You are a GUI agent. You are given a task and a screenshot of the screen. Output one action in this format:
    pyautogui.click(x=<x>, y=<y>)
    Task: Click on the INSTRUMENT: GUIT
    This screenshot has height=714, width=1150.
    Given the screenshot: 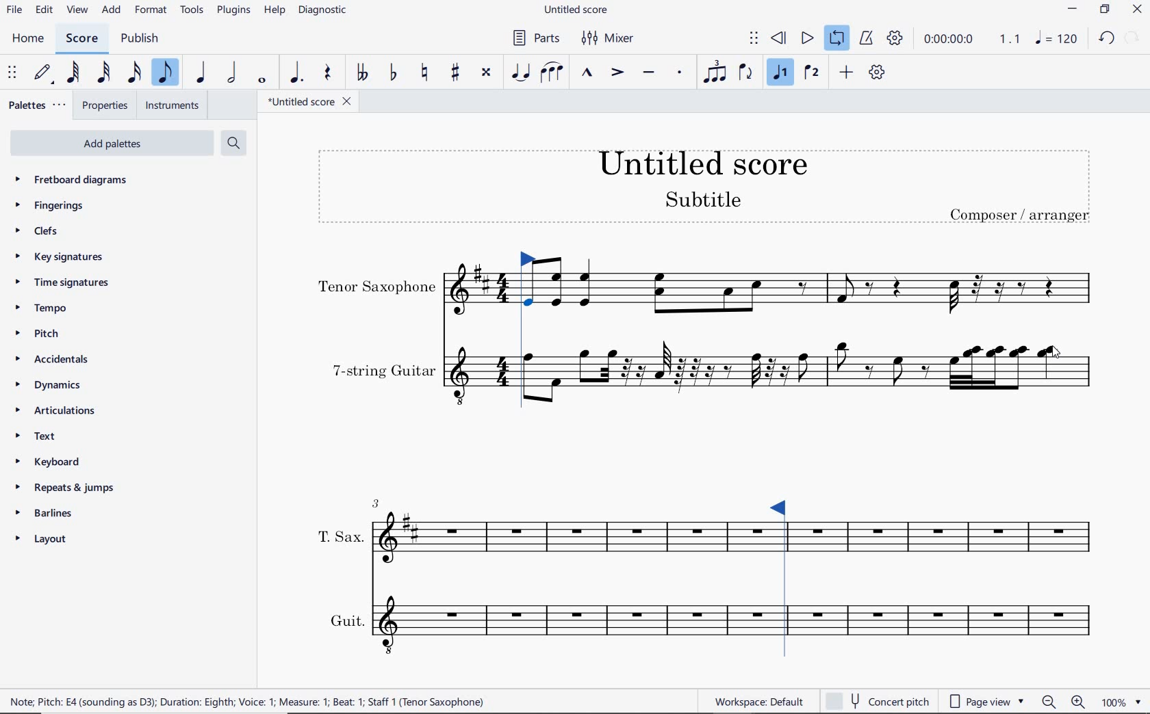 What is the action you would take?
    pyautogui.click(x=961, y=622)
    